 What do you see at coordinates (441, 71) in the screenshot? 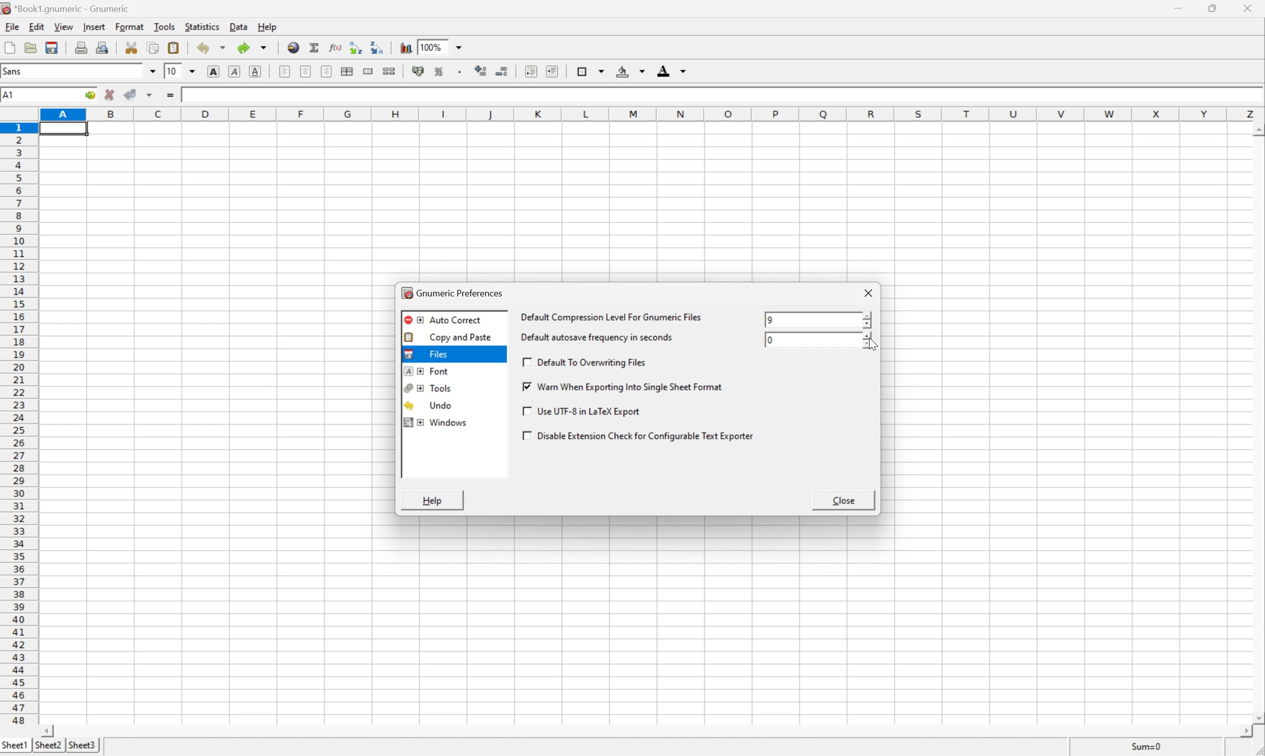
I see `format selection as percentage` at bounding box center [441, 71].